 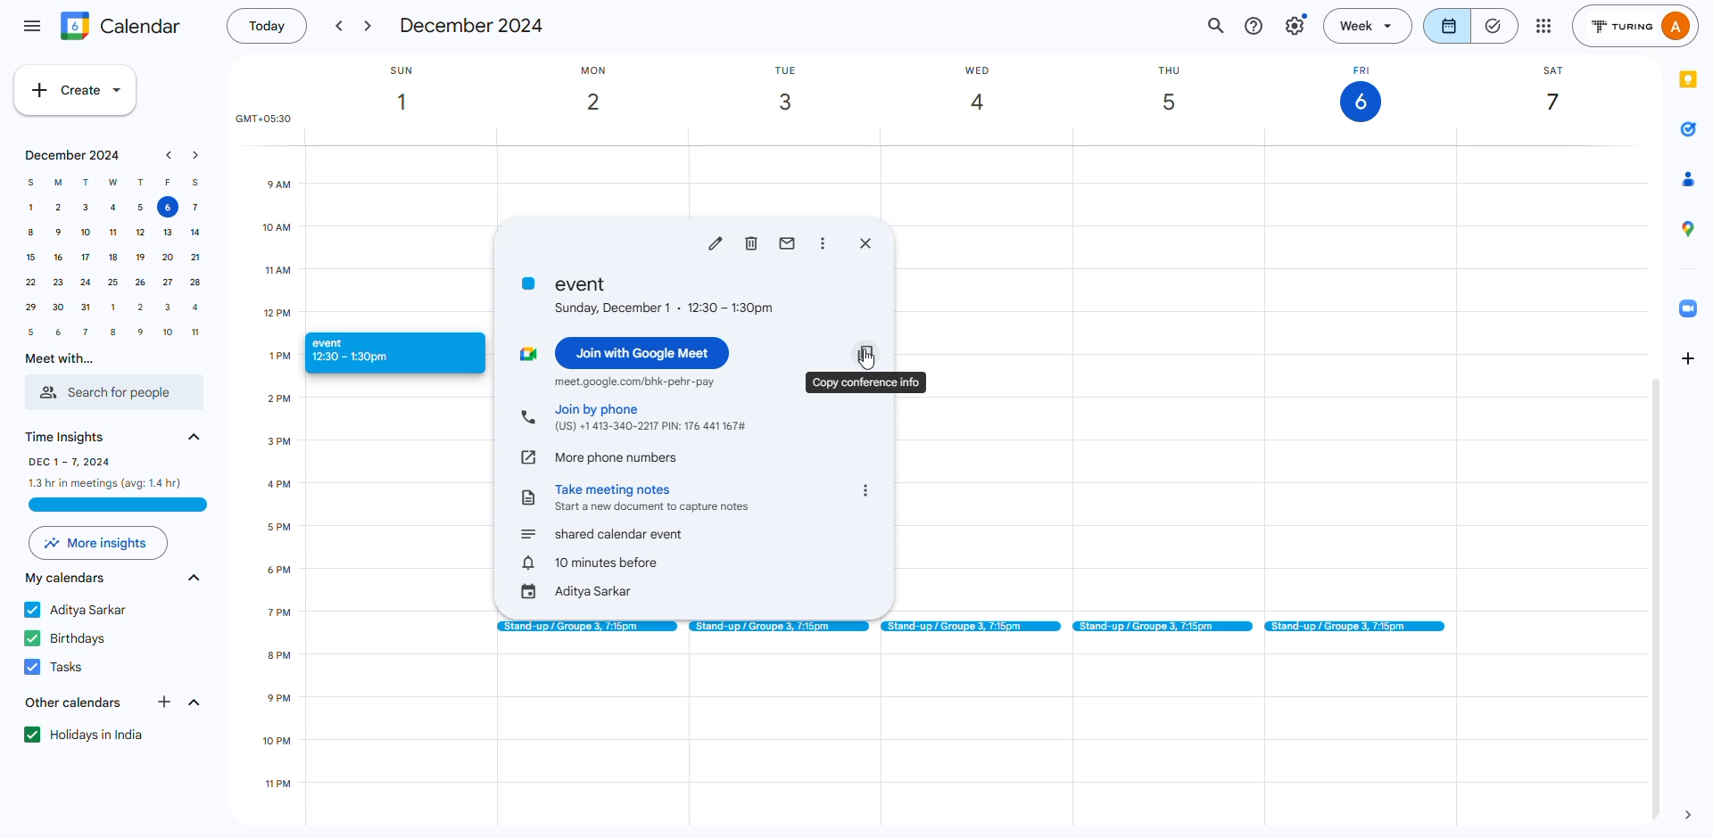 What do you see at coordinates (1638, 26) in the screenshot?
I see `account` at bounding box center [1638, 26].